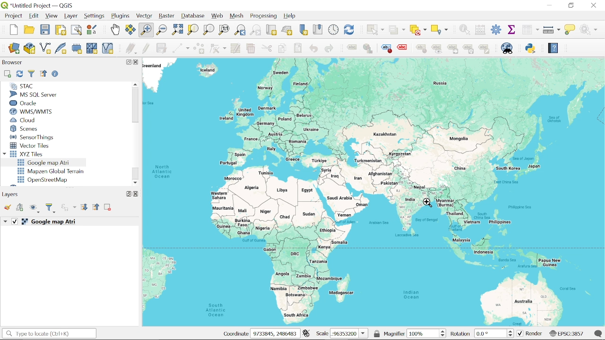 The width and height of the screenshot is (605, 340). I want to click on New project, so click(14, 30).